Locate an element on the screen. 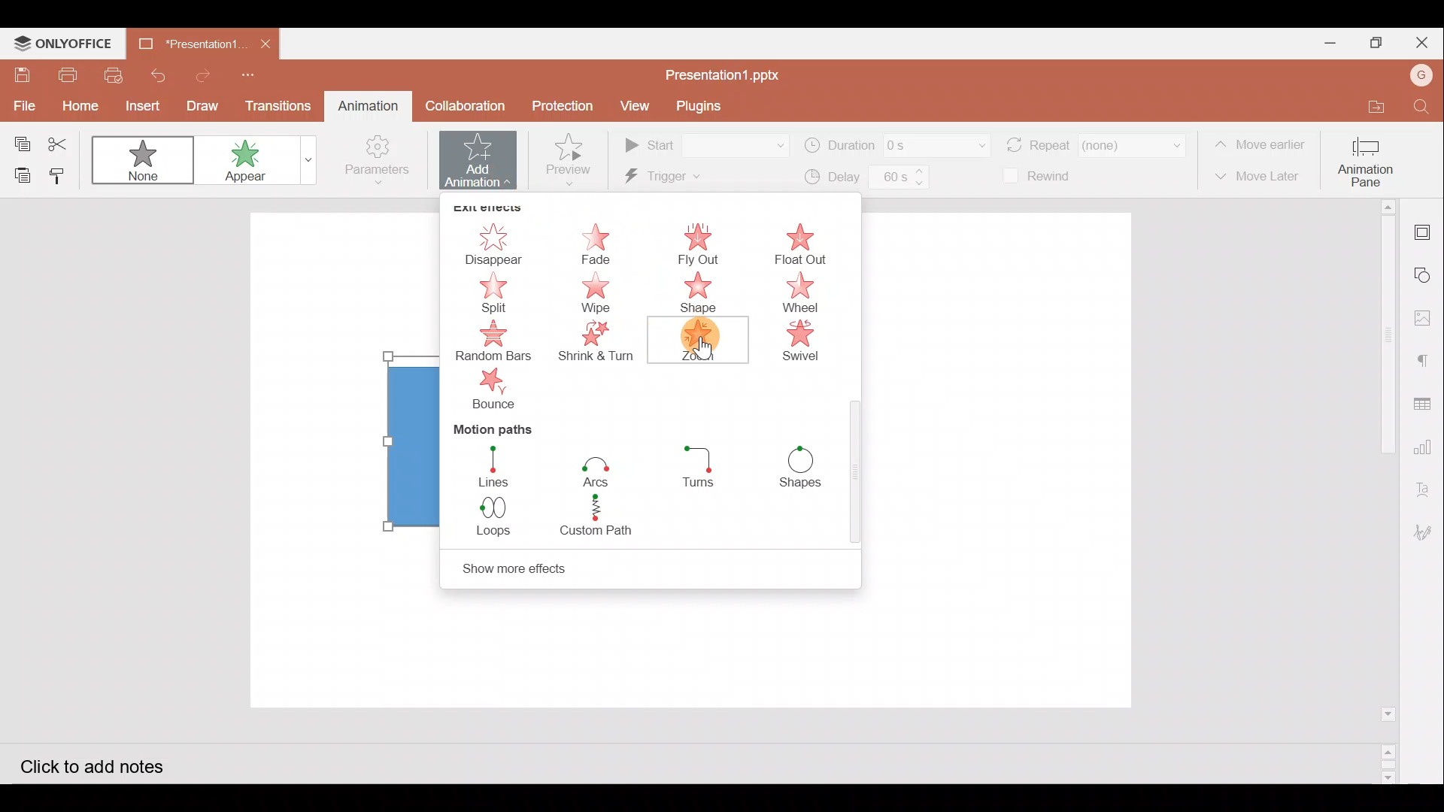 The image size is (1444, 812). Fly out is located at coordinates (698, 242).